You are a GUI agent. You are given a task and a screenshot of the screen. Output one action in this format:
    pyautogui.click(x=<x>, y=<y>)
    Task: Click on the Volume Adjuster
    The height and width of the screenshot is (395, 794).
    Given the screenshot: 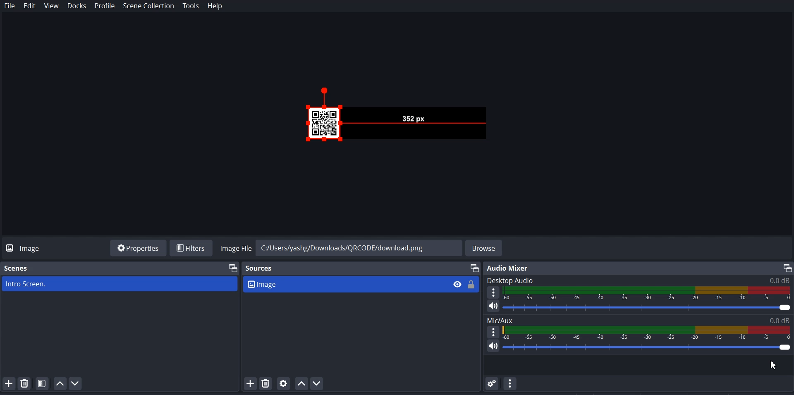 What is the action you would take?
    pyautogui.click(x=648, y=347)
    